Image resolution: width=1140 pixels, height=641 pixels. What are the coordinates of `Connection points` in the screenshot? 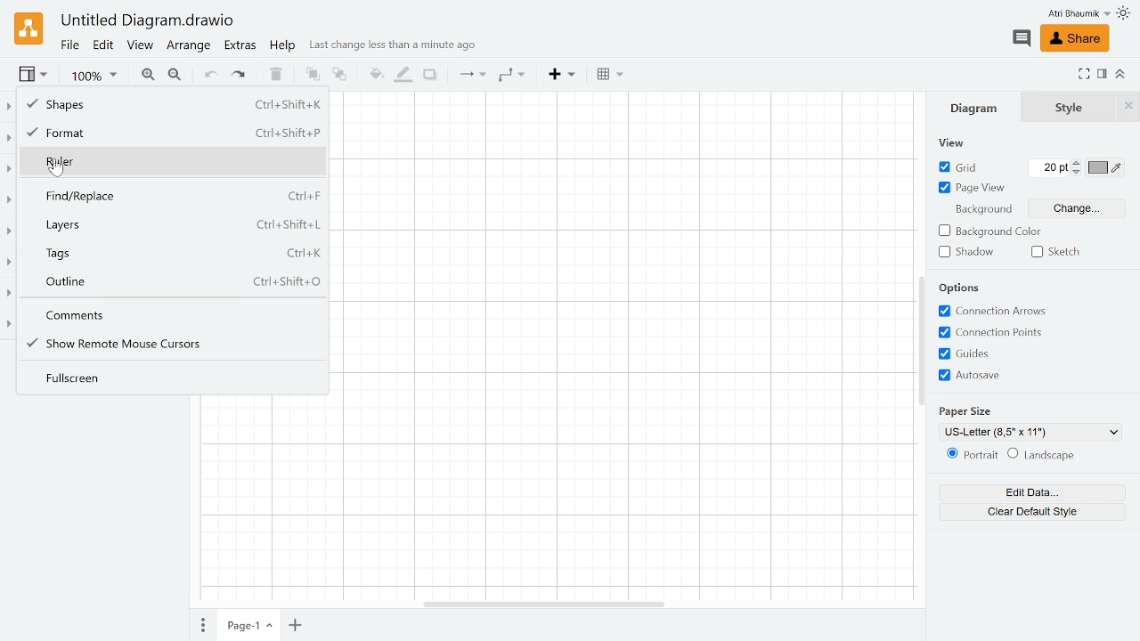 It's located at (998, 332).